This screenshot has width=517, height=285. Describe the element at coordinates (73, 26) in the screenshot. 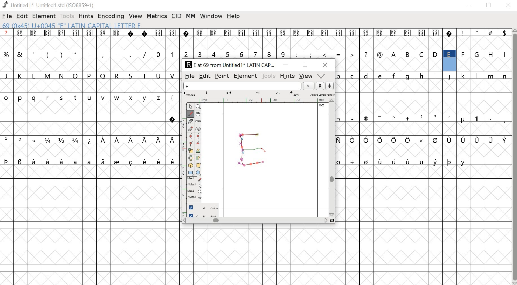

I see `69 (0x45) U+0045 "E" LATIN CAPITAL Letter E` at that location.